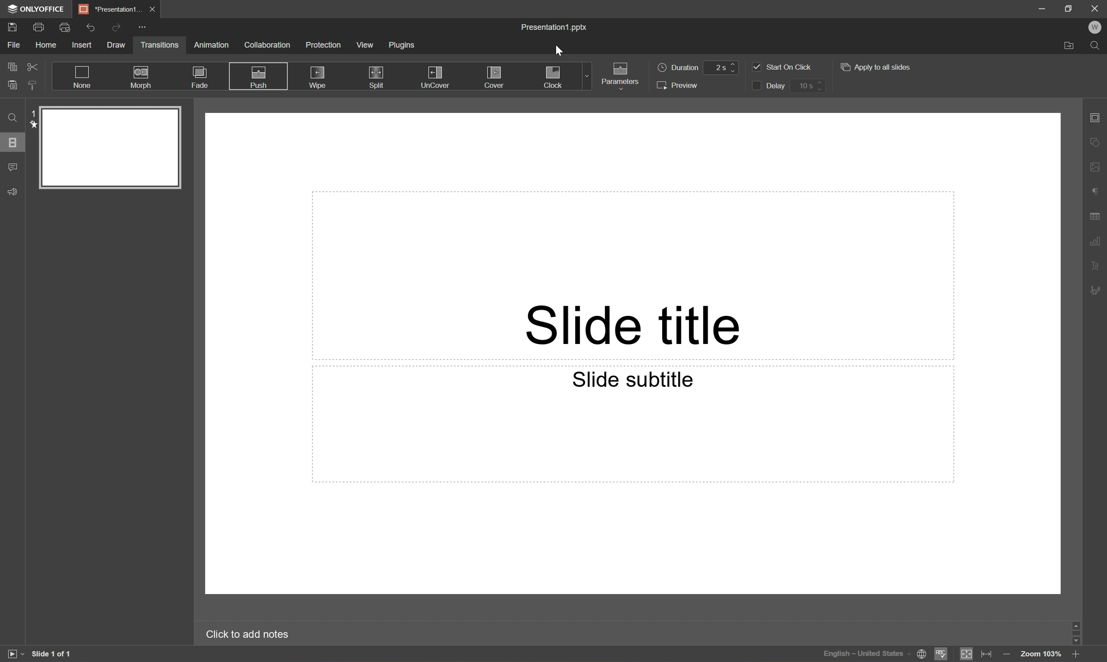  Describe the element at coordinates (110, 9) in the screenshot. I see `Presentation1...` at that location.